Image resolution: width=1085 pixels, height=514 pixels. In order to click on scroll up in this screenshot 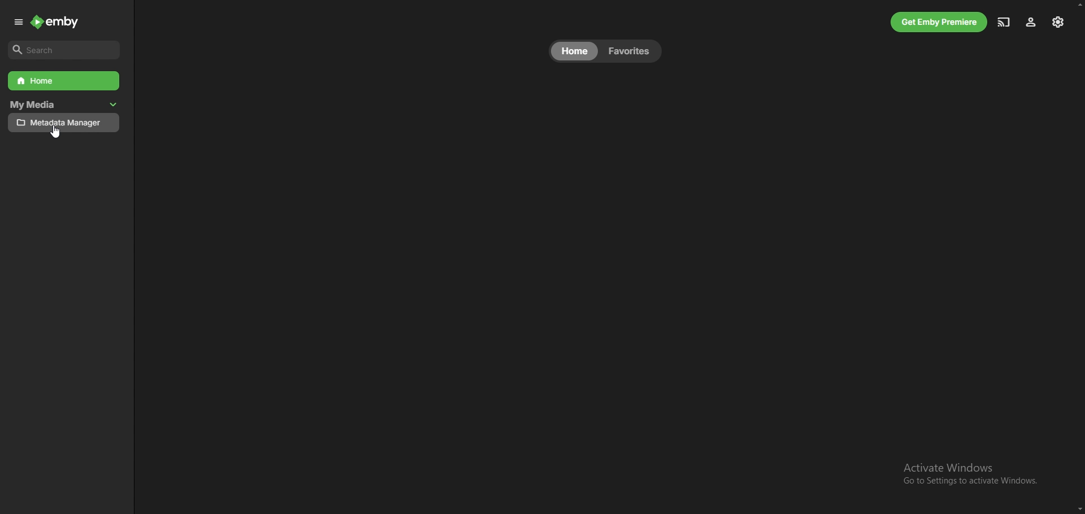, I will do `click(1078, 3)`.